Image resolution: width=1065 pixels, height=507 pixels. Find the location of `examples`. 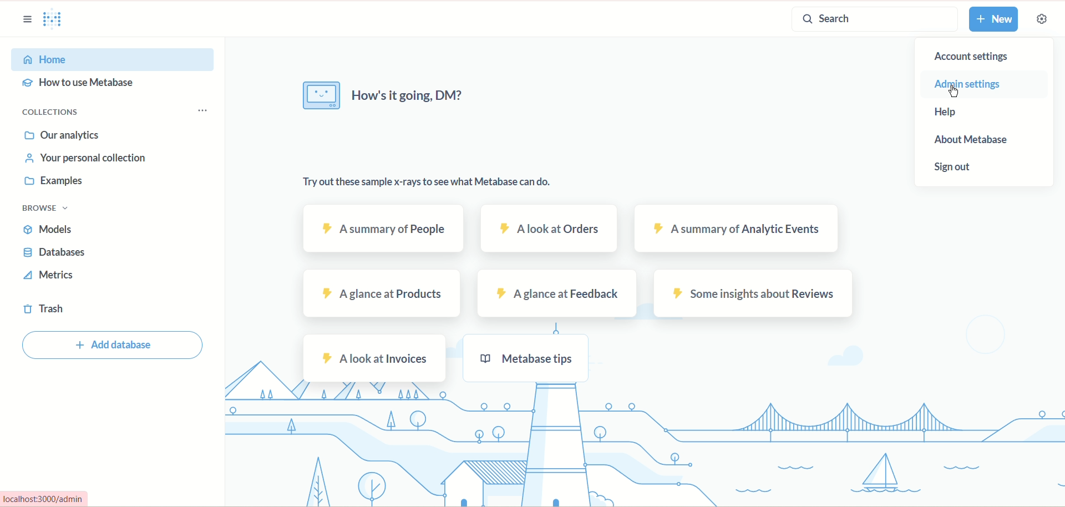

examples is located at coordinates (58, 181).